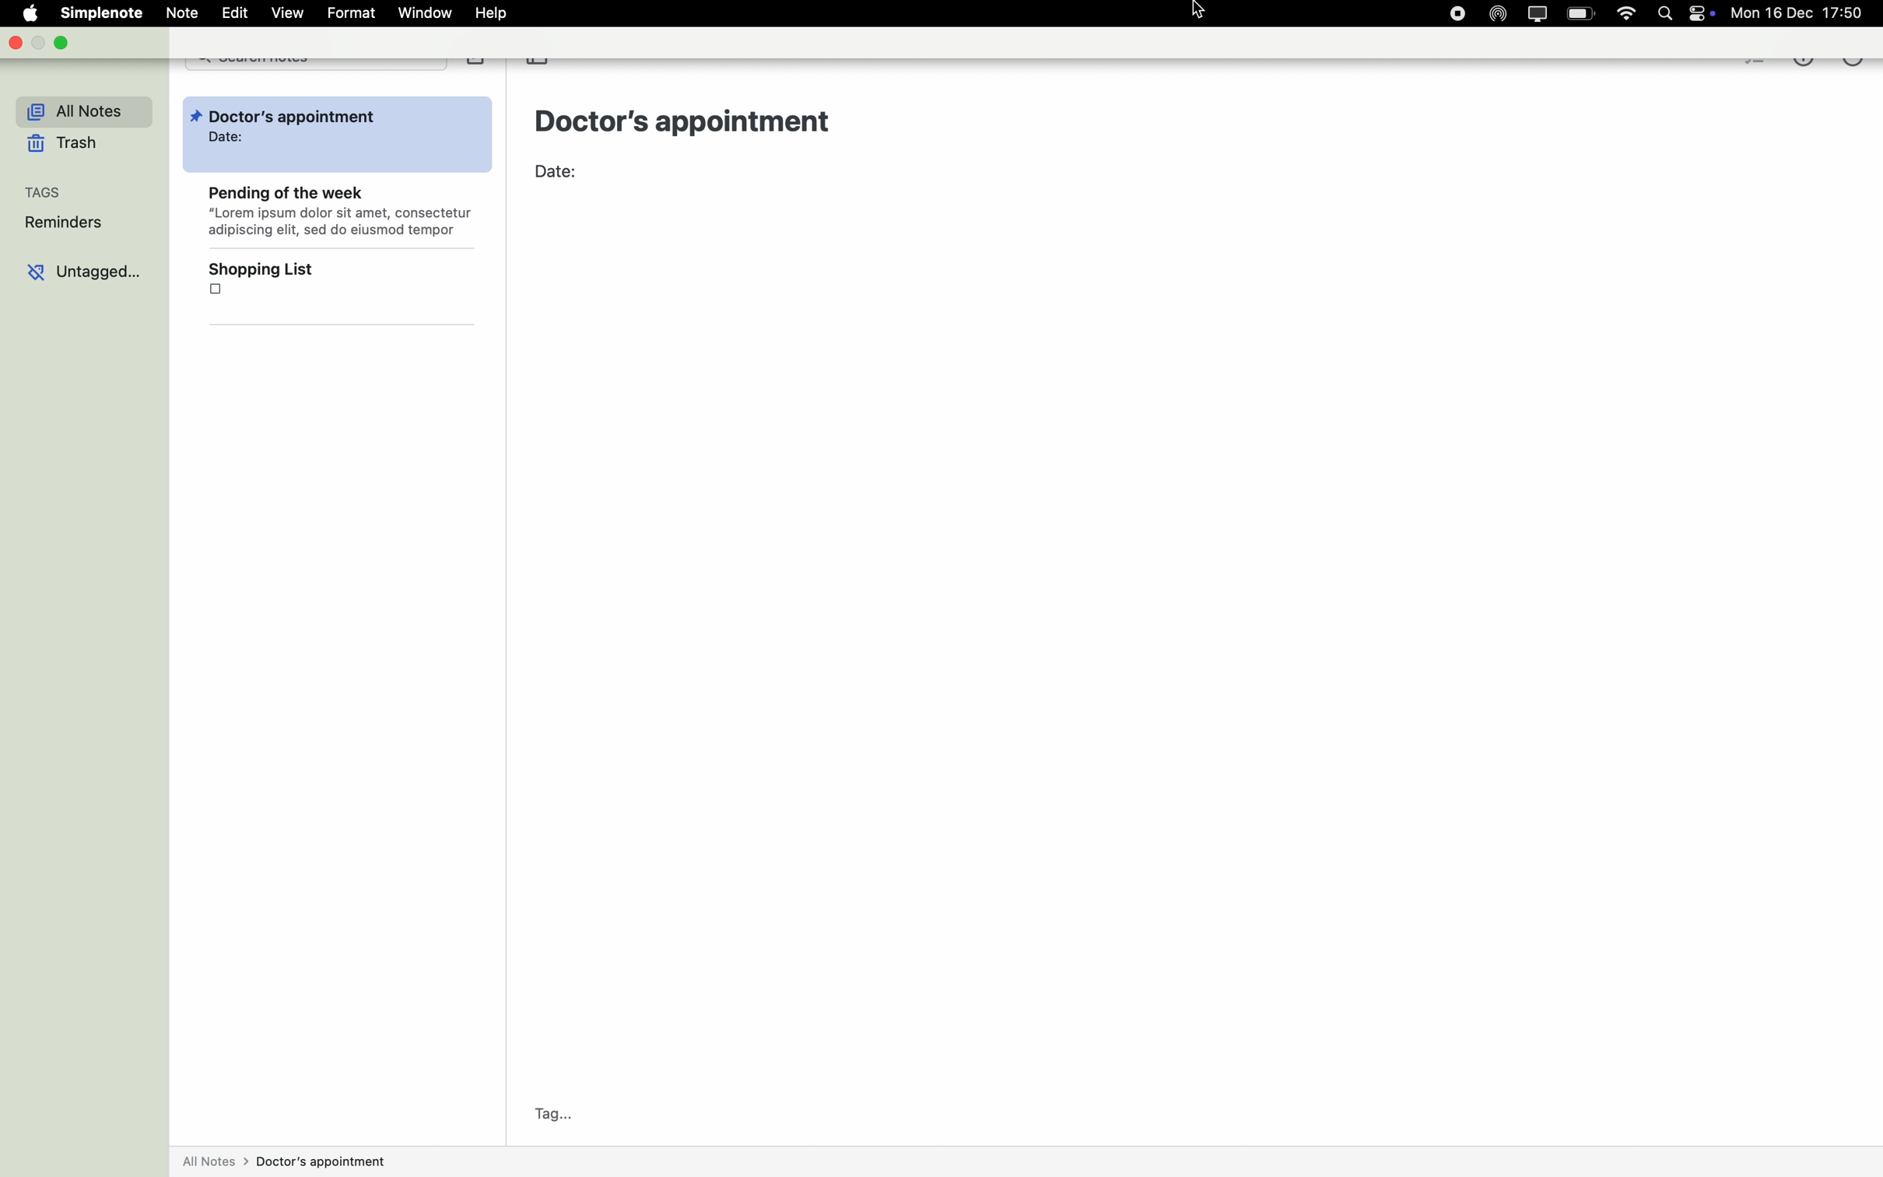 The width and height of the screenshot is (1883, 1177). Describe the element at coordinates (553, 1115) in the screenshot. I see `tag` at that location.